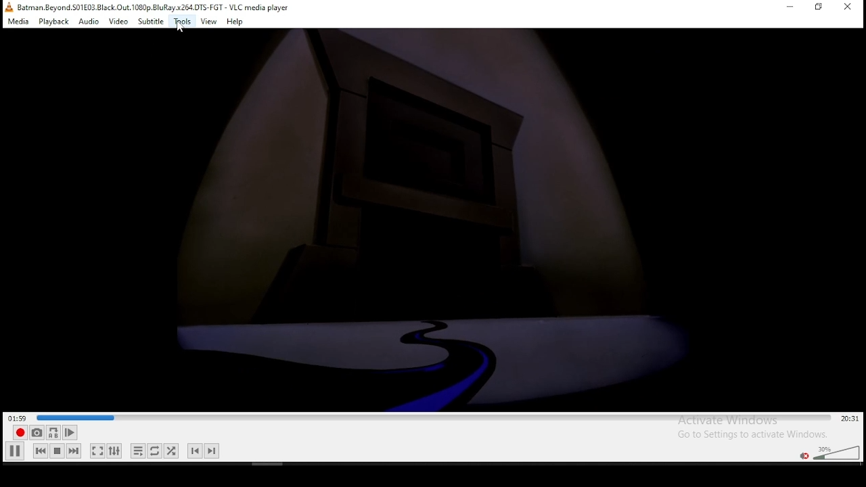 Image resolution: width=866 pixels, height=487 pixels. I want to click on seek bar, so click(435, 418).